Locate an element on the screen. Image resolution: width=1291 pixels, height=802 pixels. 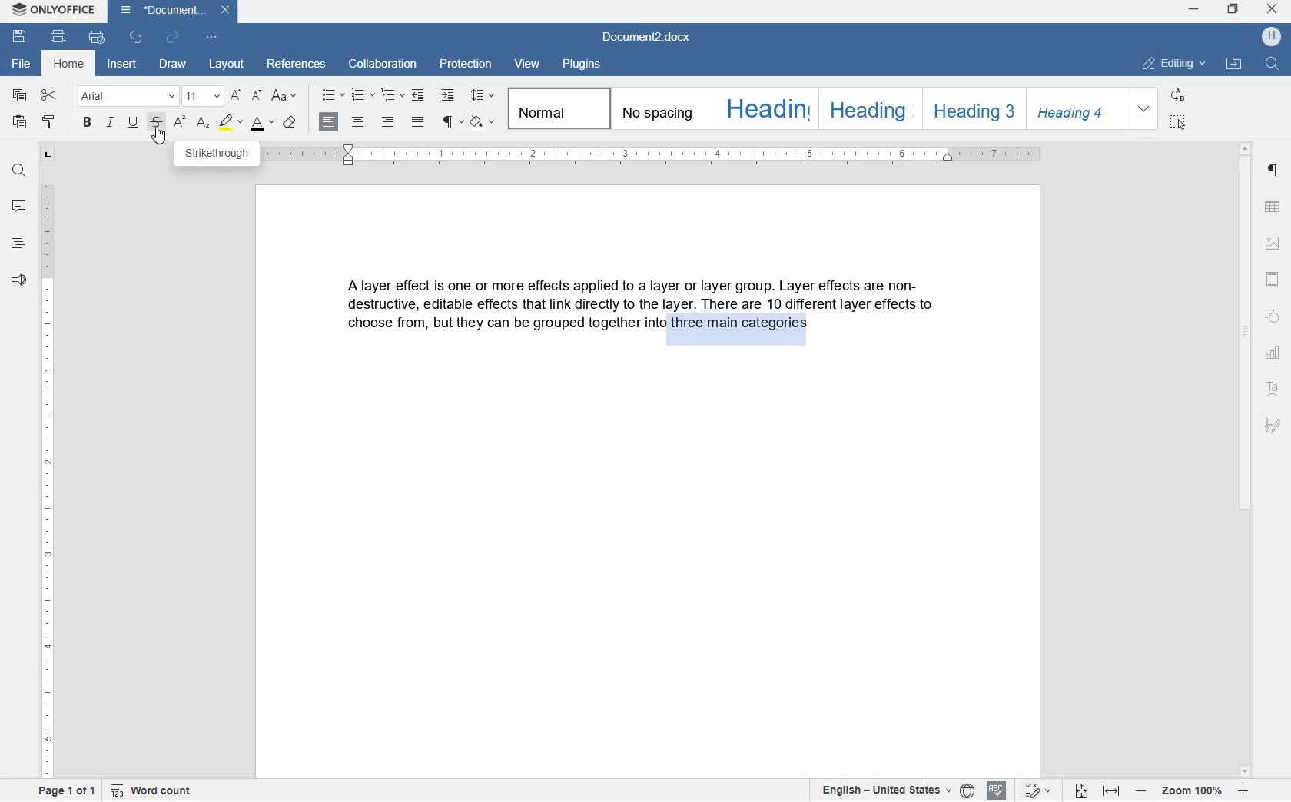
replace is located at coordinates (1179, 96).